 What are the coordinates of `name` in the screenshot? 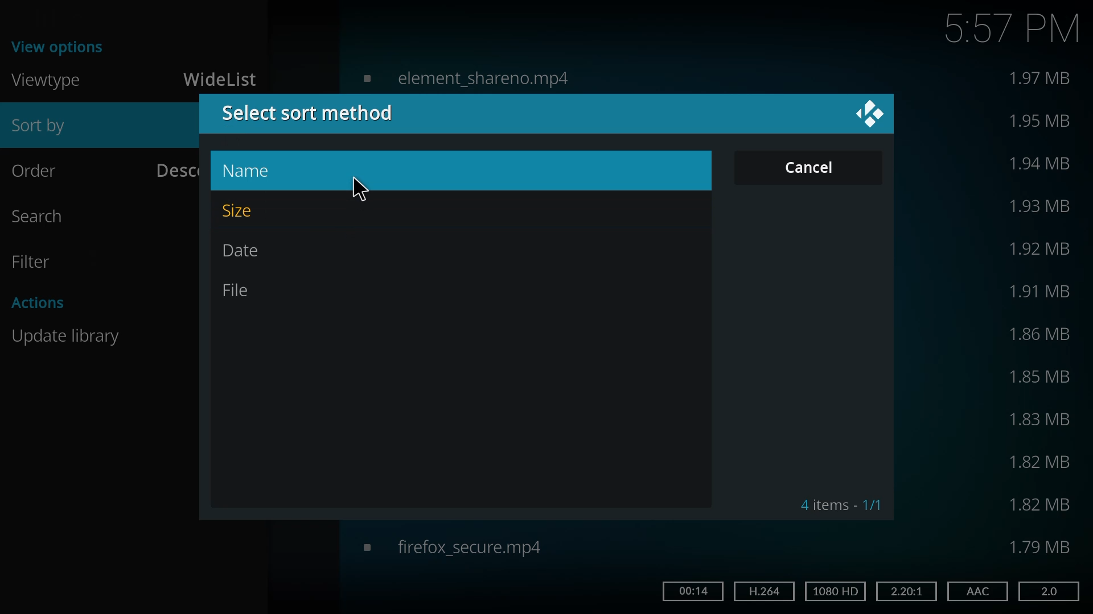 It's located at (257, 171).